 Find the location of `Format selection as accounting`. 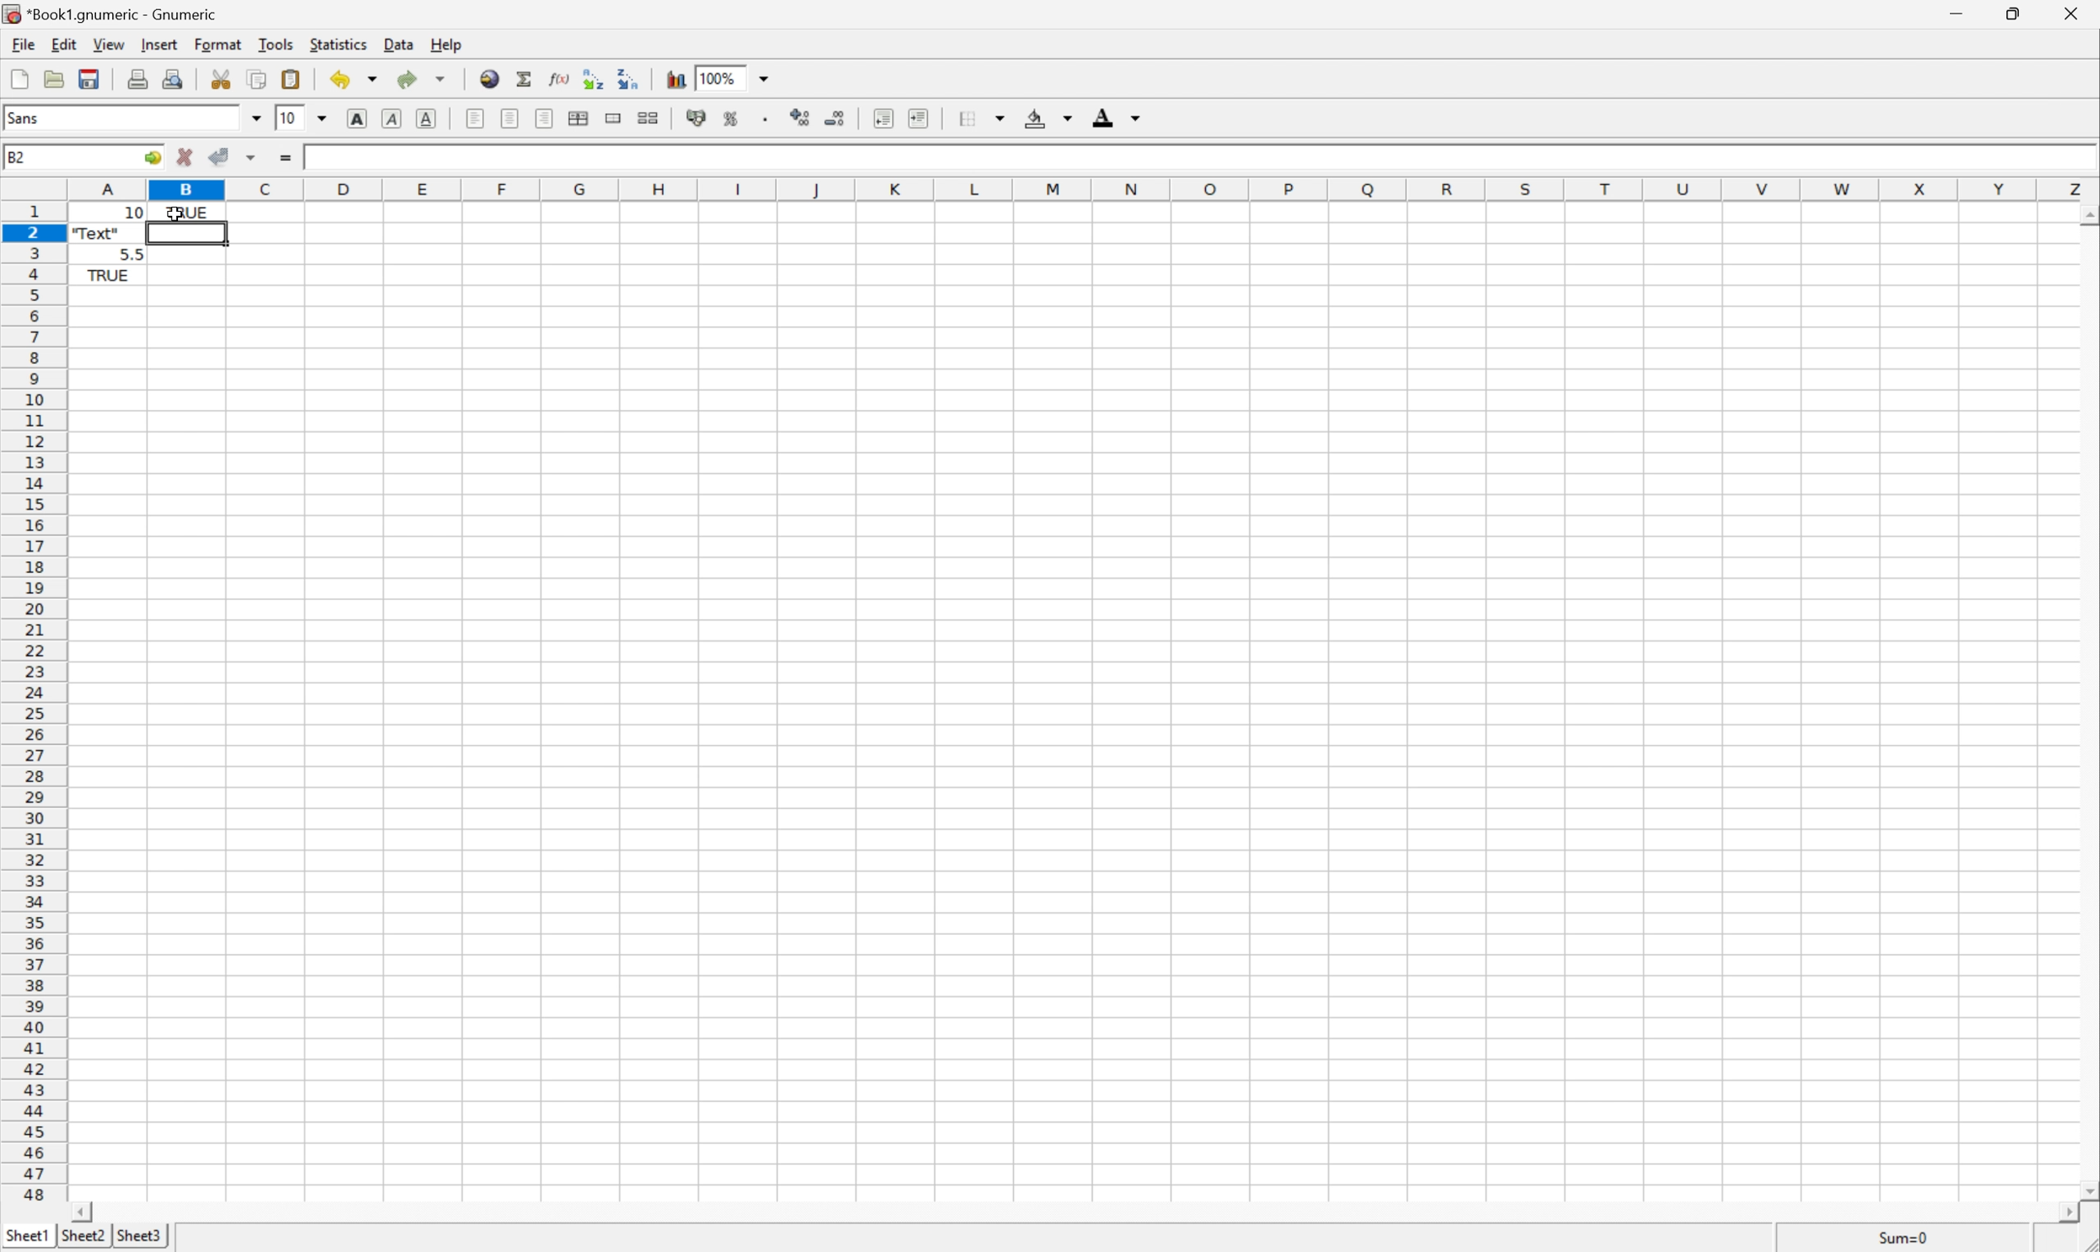

Format selection as accounting is located at coordinates (694, 118).